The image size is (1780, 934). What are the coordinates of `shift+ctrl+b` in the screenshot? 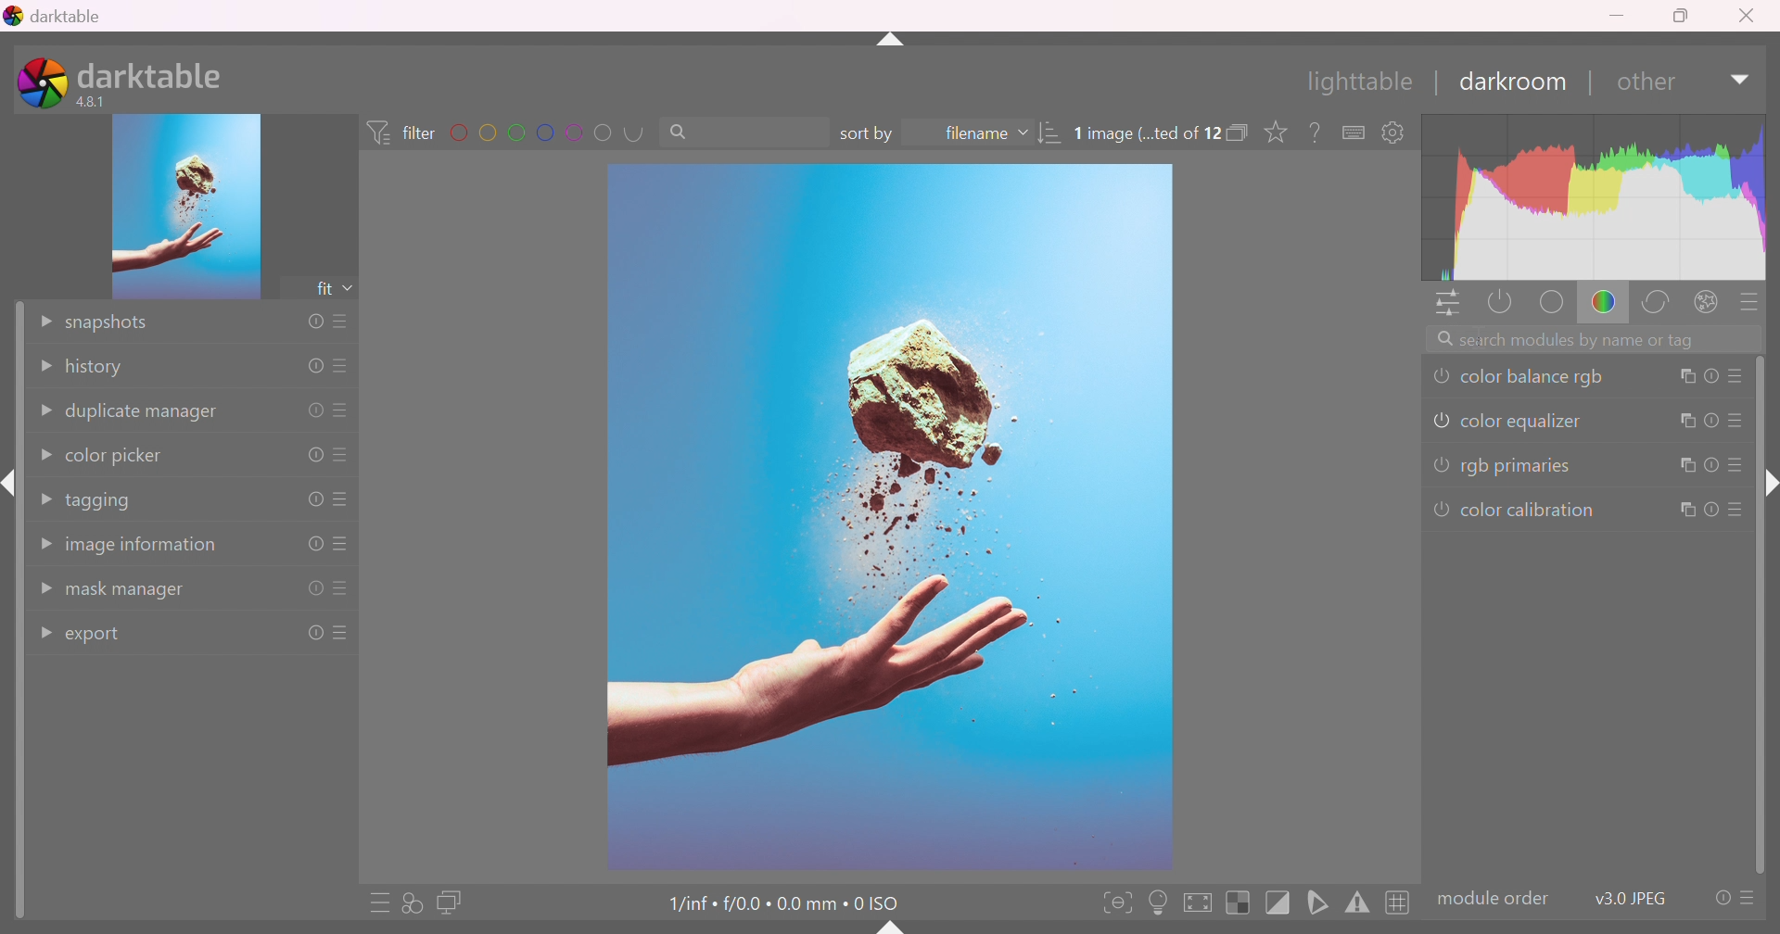 It's located at (889, 928).